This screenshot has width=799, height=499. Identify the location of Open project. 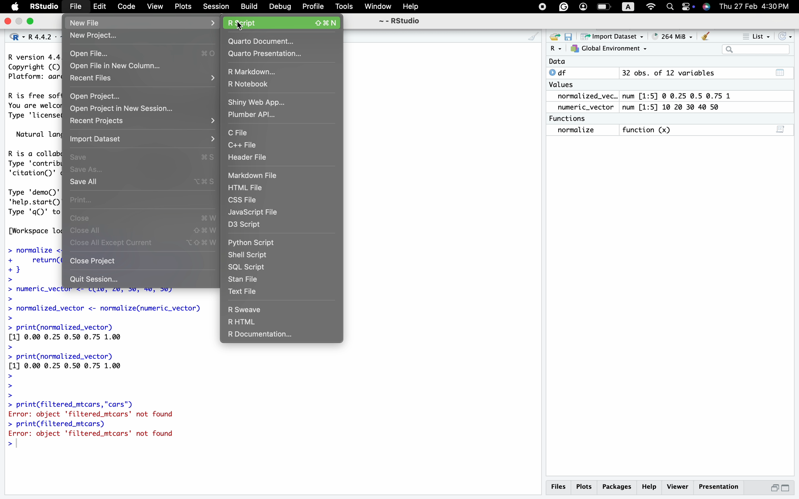
(143, 95).